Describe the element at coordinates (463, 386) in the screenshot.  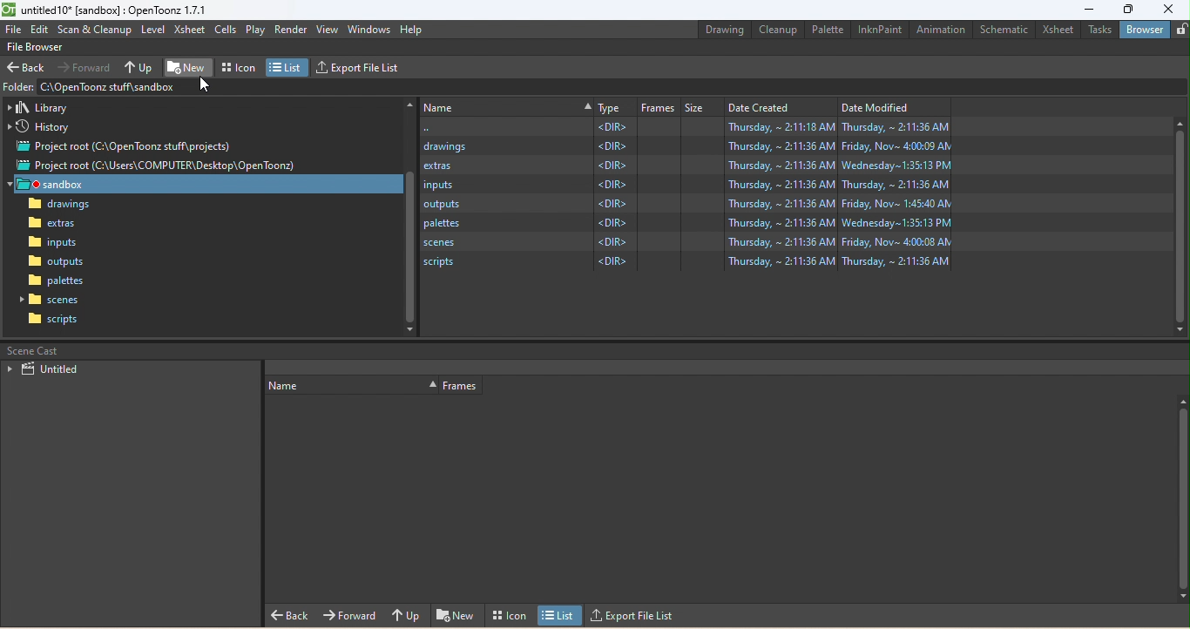
I see `Frames` at that location.